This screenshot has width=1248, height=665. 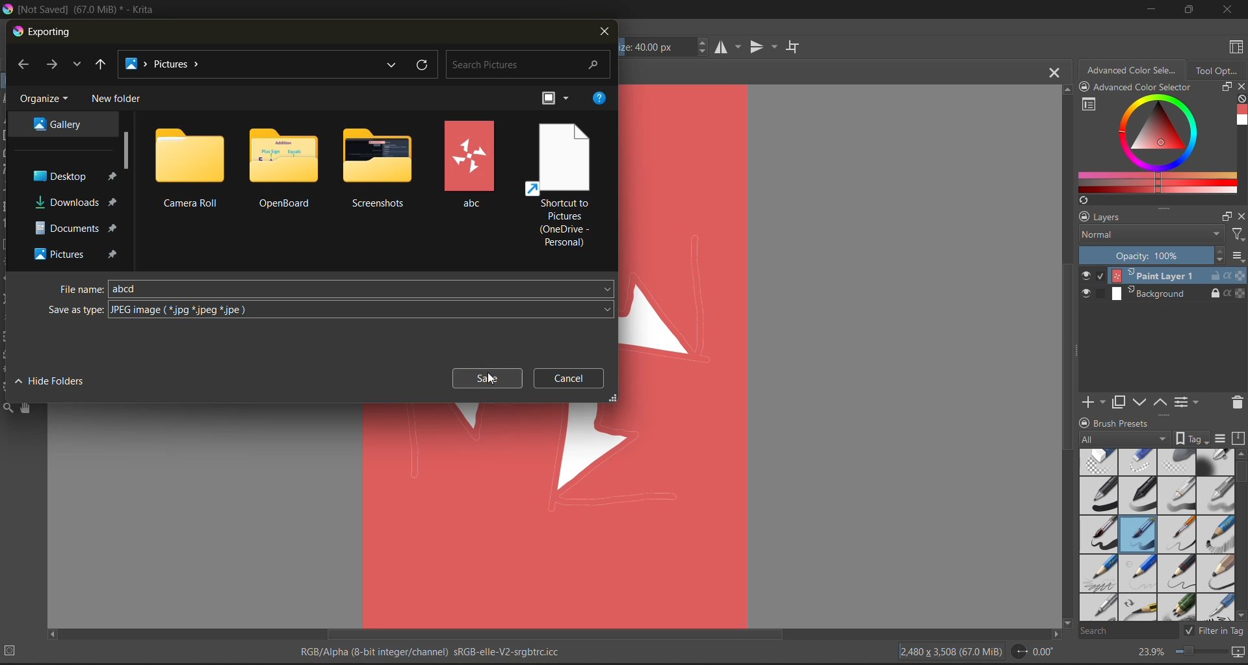 What do you see at coordinates (493, 380) in the screenshot?
I see `Cursor` at bounding box center [493, 380].